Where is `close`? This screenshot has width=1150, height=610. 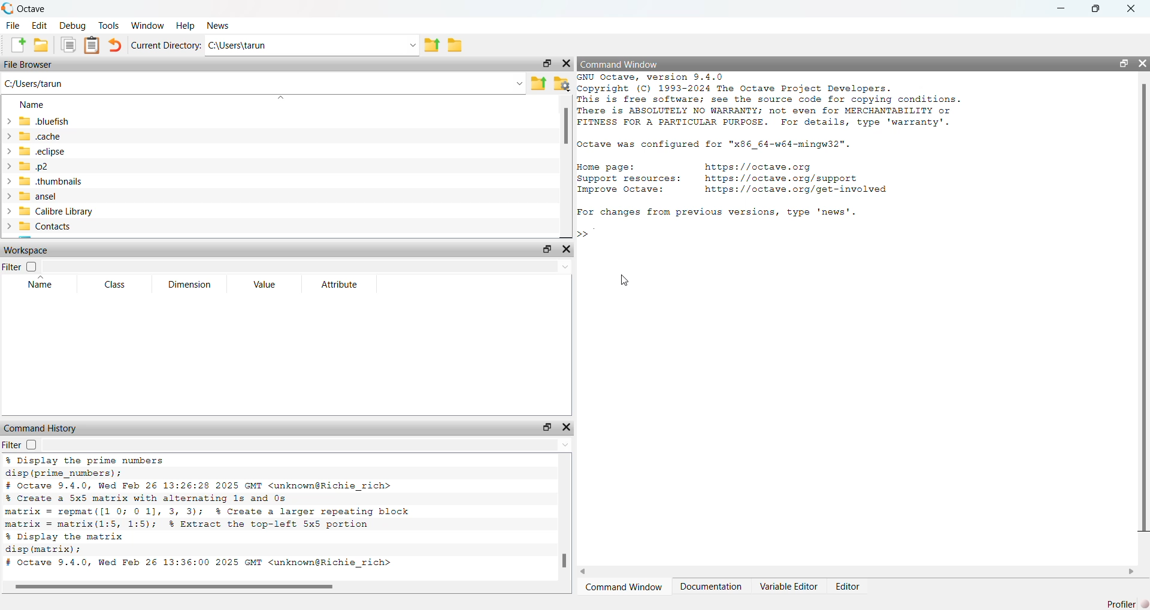 close is located at coordinates (1134, 8).